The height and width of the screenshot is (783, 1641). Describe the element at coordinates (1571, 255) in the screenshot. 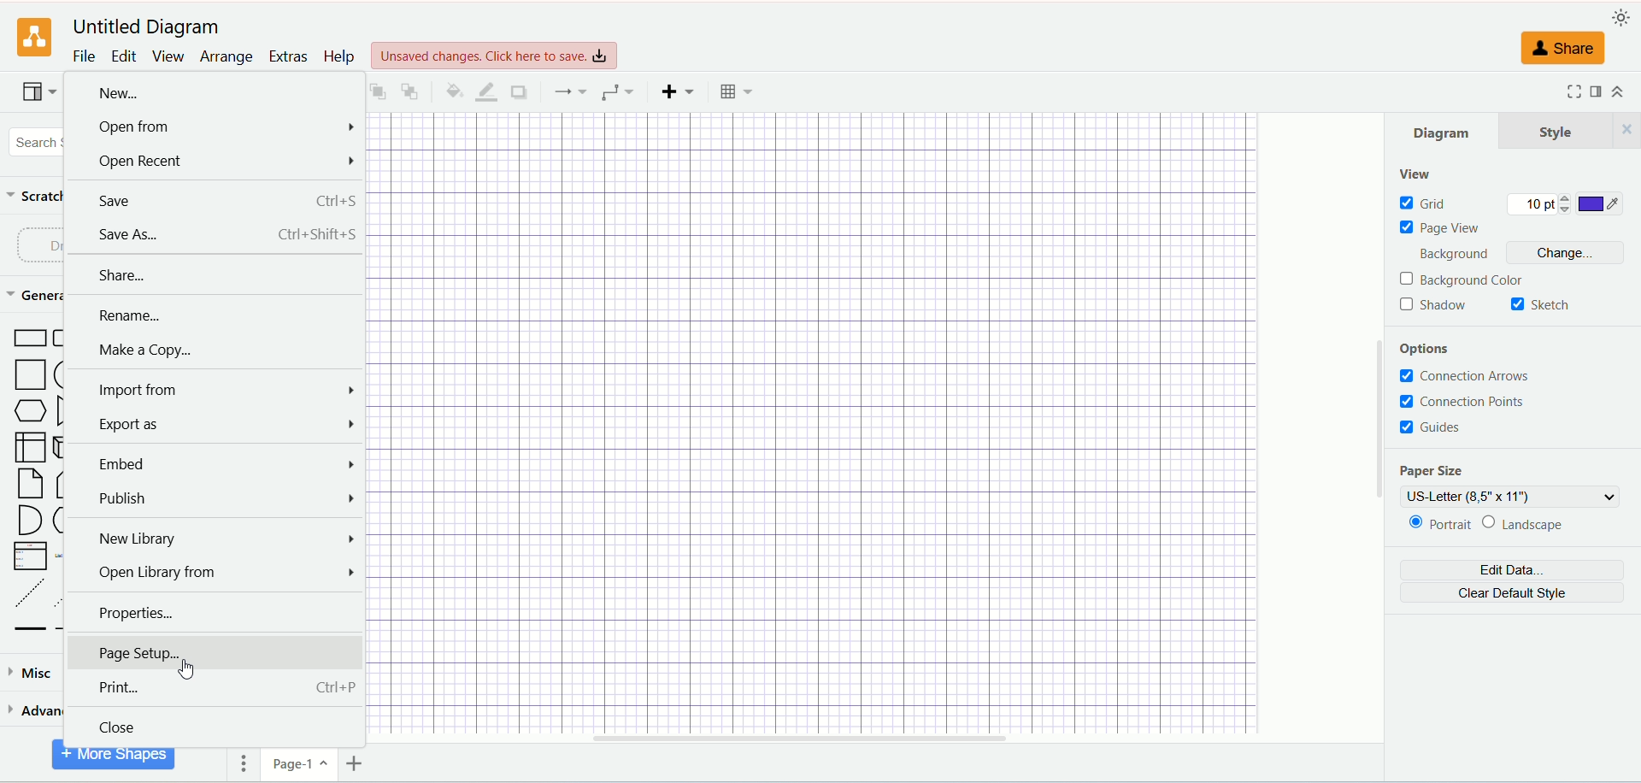

I see `change` at that location.